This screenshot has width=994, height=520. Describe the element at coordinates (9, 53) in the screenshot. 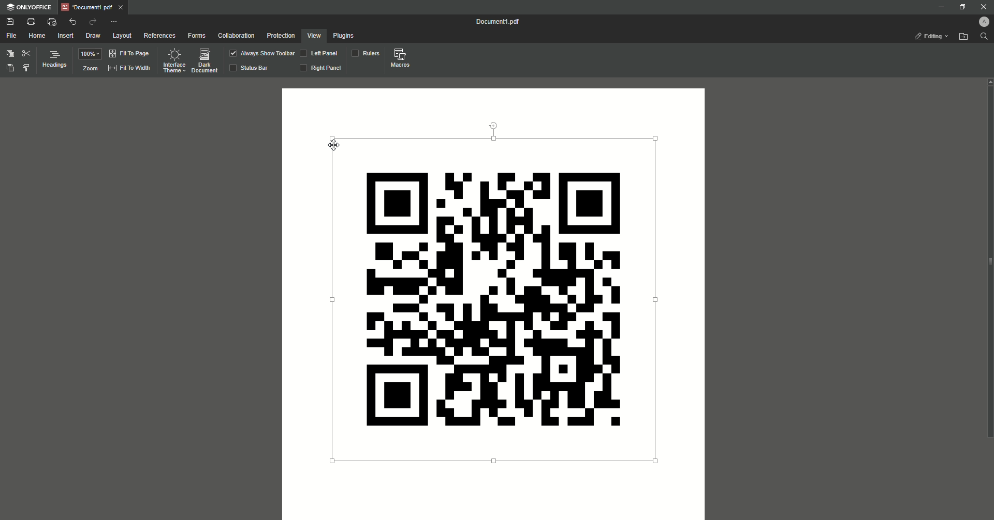

I see `Copy` at that location.